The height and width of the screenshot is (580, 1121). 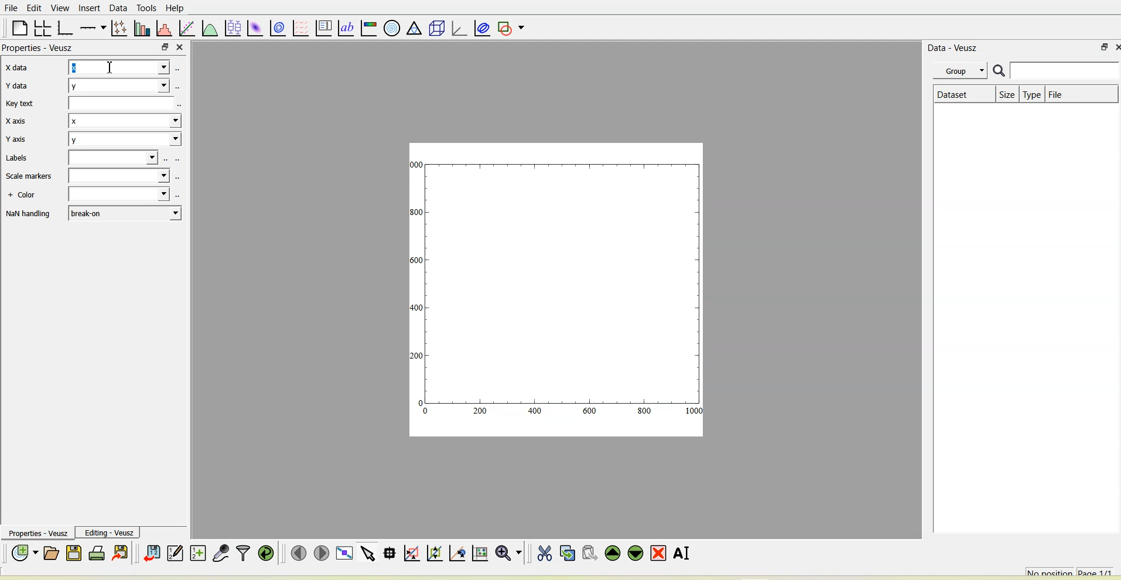 What do you see at coordinates (92, 28) in the screenshot?
I see `Add an axis to the plot` at bounding box center [92, 28].